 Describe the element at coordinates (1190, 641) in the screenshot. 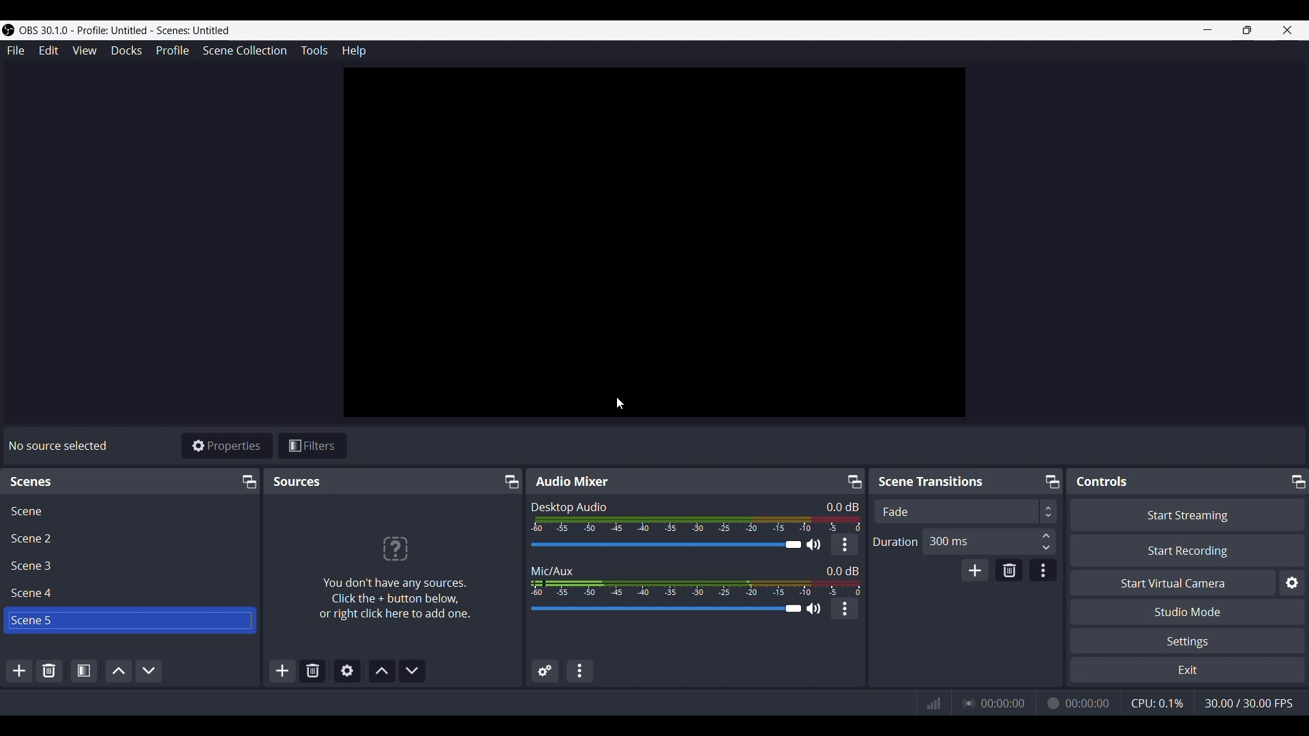

I see `Settings` at that location.